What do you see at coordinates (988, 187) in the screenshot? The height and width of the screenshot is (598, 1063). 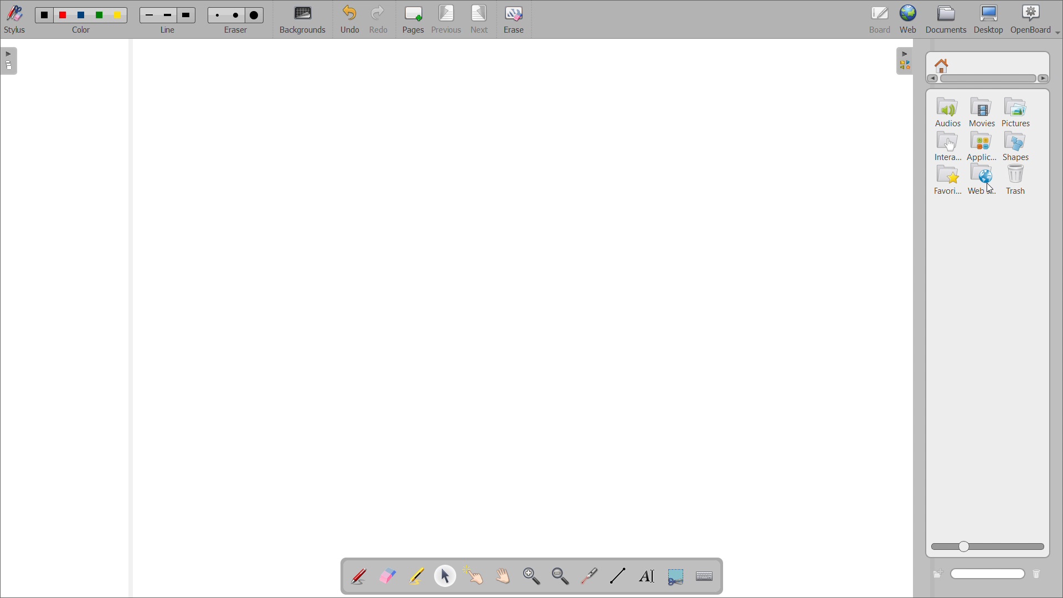 I see `Cursor` at bounding box center [988, 187].